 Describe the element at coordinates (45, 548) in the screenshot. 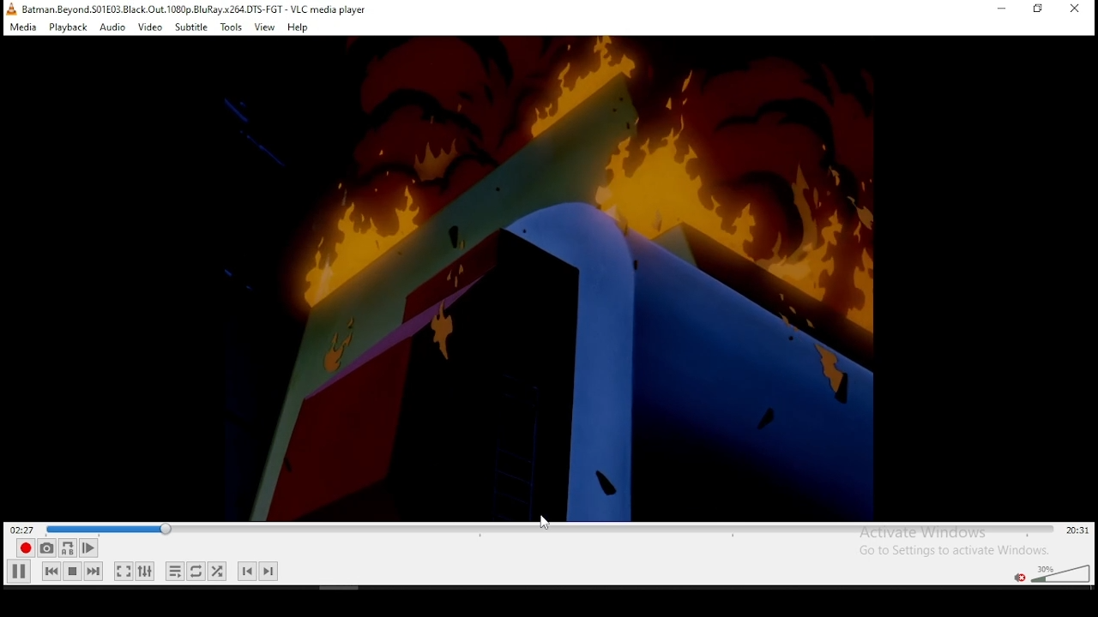

I see `take a snapshot` at that location.